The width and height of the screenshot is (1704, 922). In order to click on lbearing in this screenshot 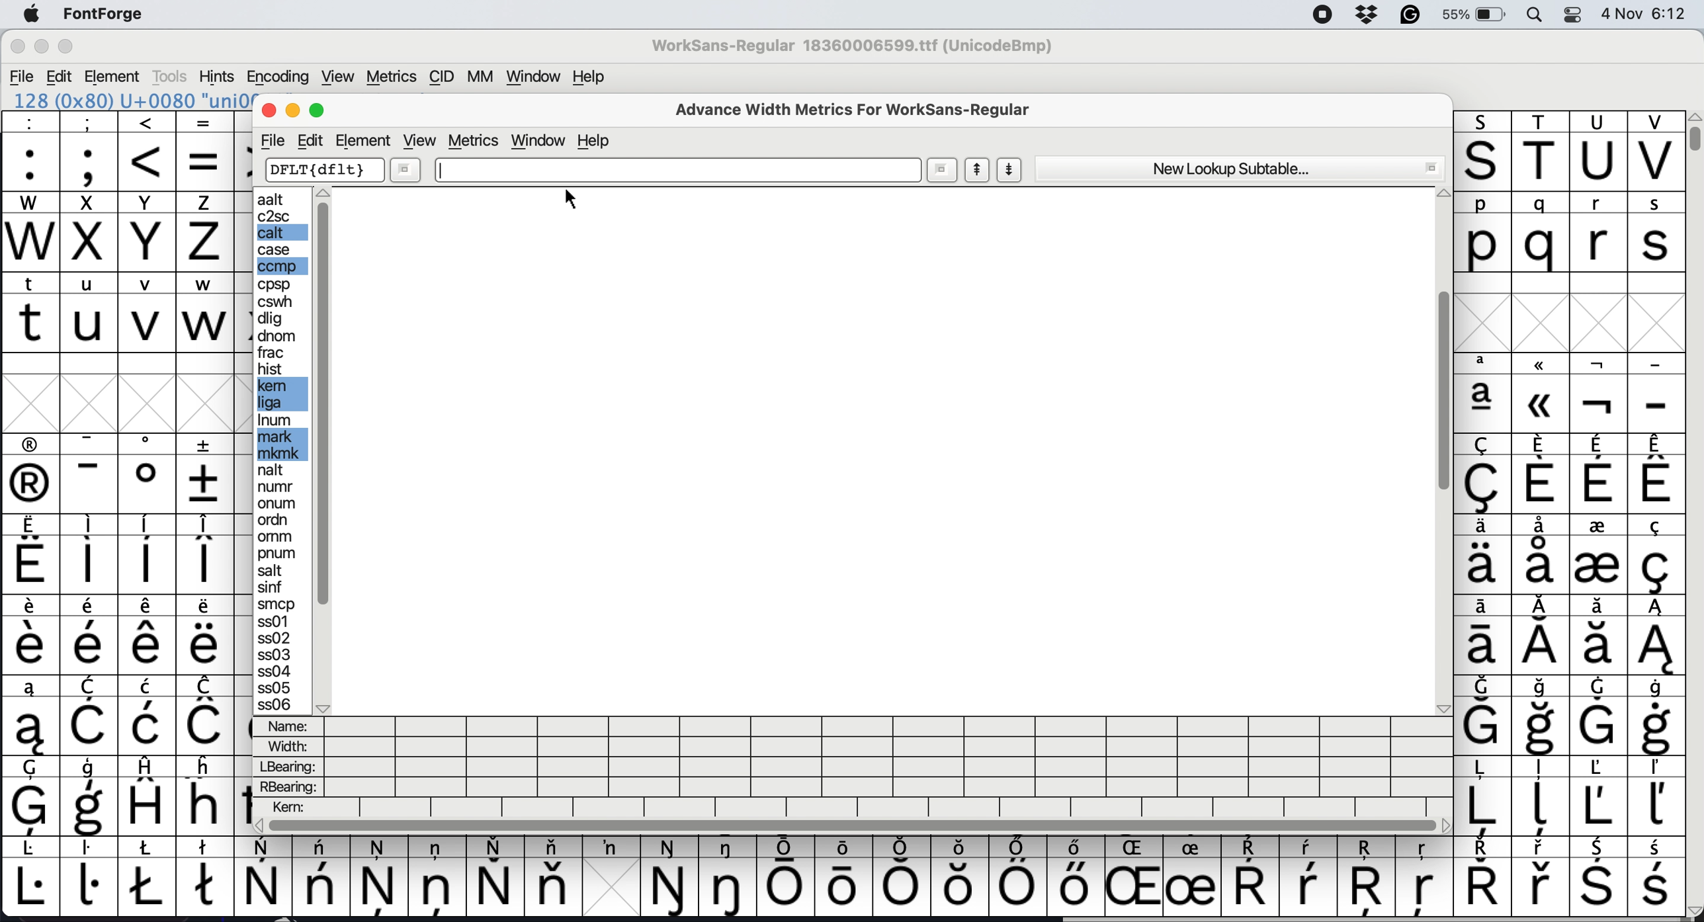, I will do `click(285, 766)`.